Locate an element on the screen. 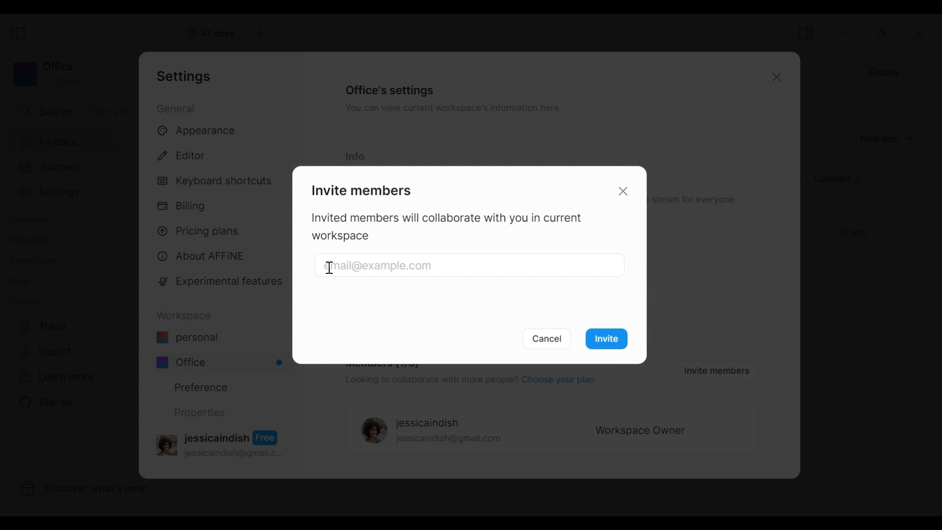 This screenshot has height=530, width=942. Organize is located at coordinates (27, 240).